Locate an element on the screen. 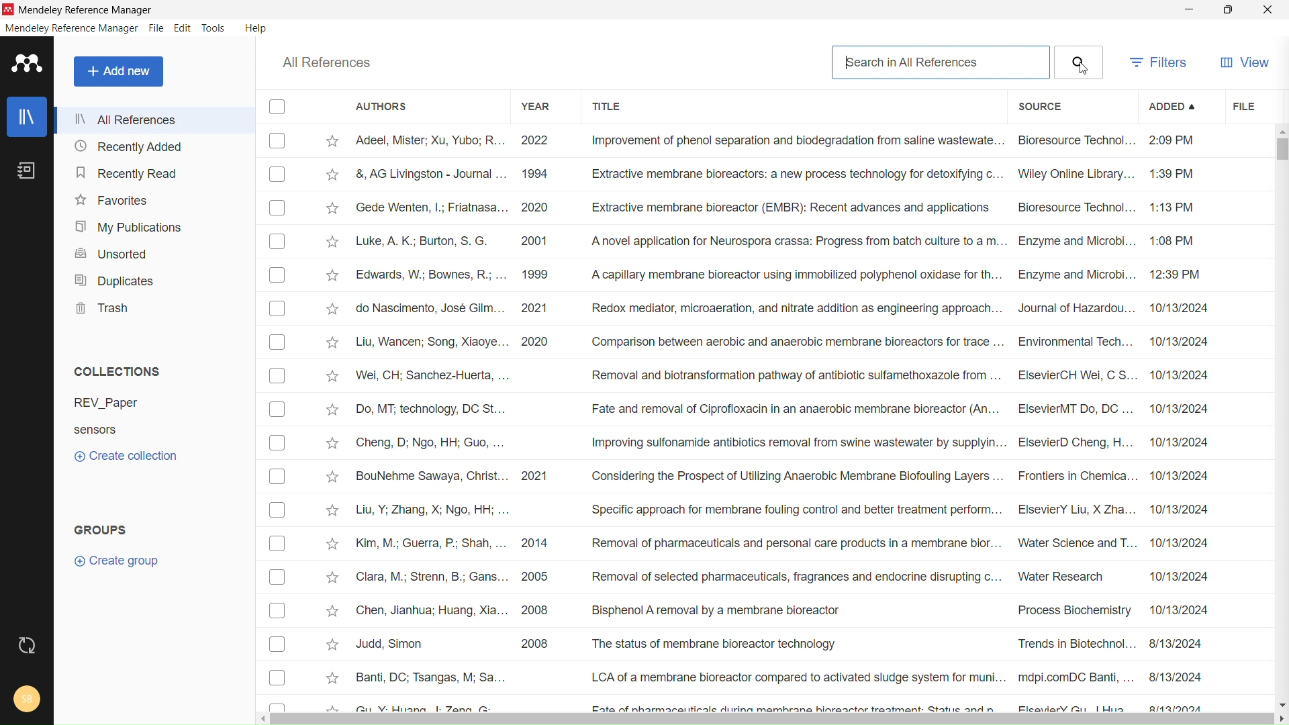 Image resolution: width=1289 pixels, height=725 pixels. account and help is located at coordinates (27, 699).